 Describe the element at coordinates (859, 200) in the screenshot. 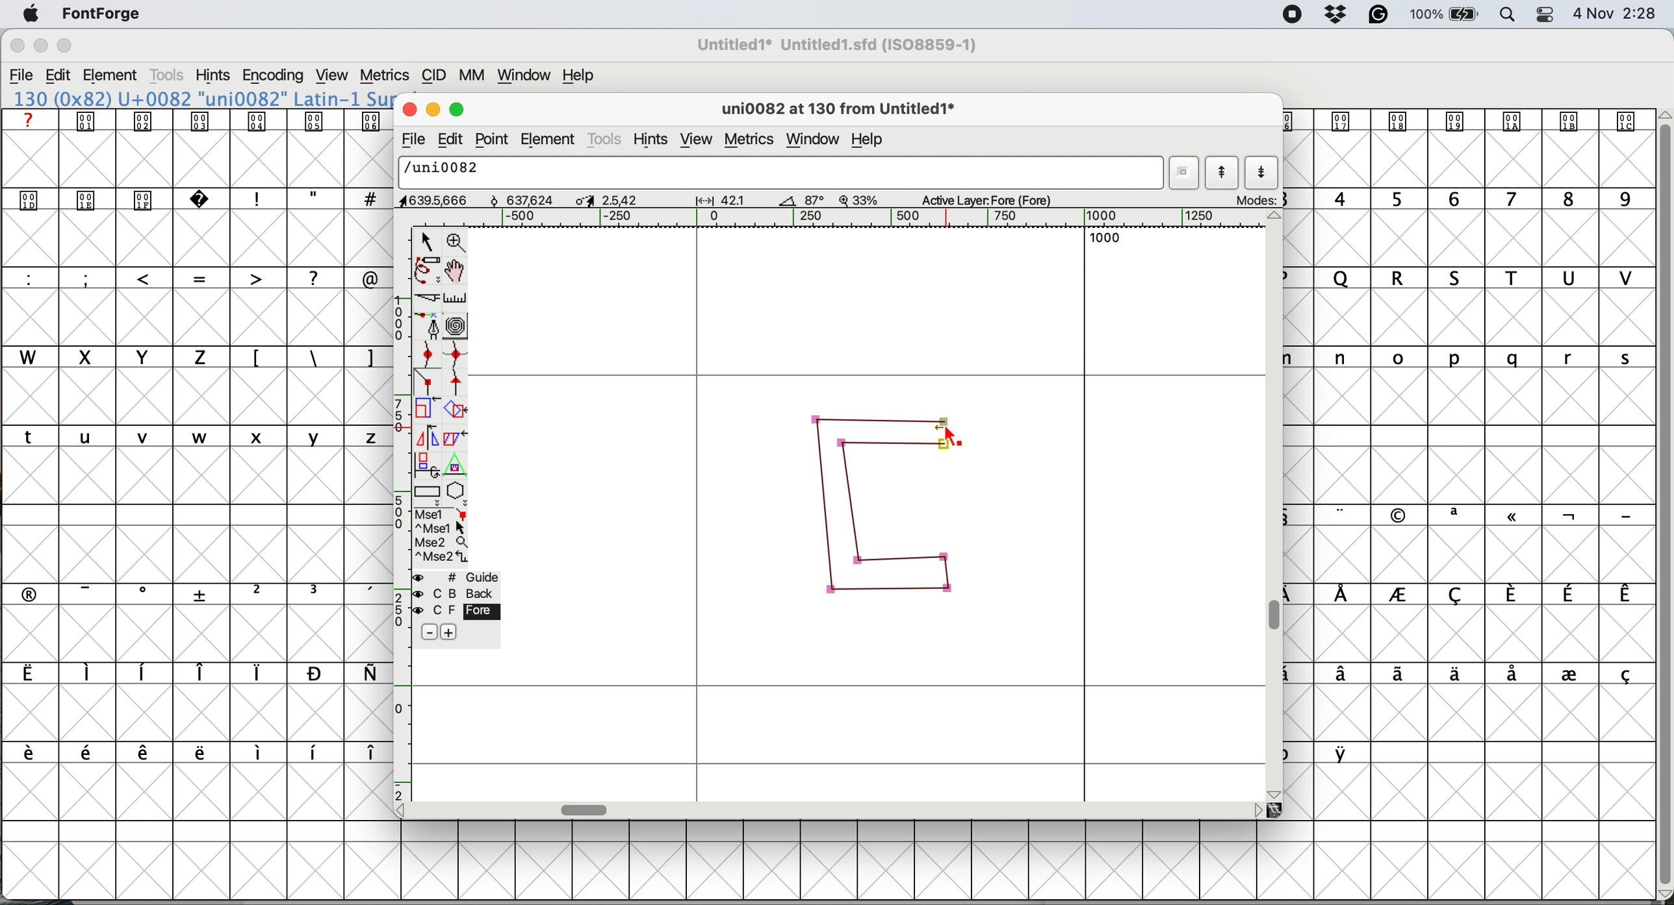

I see `zoom factor` at that location.